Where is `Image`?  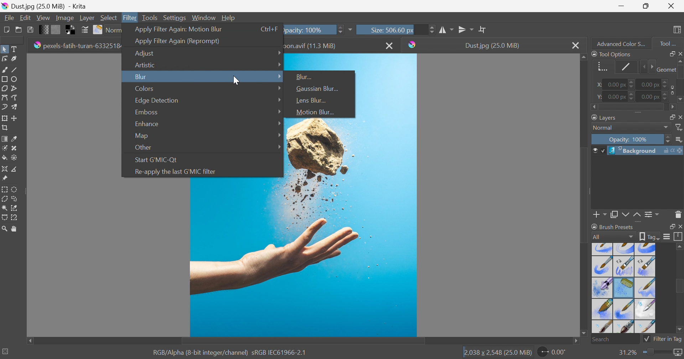 Image is located at coordinates (304, 257).